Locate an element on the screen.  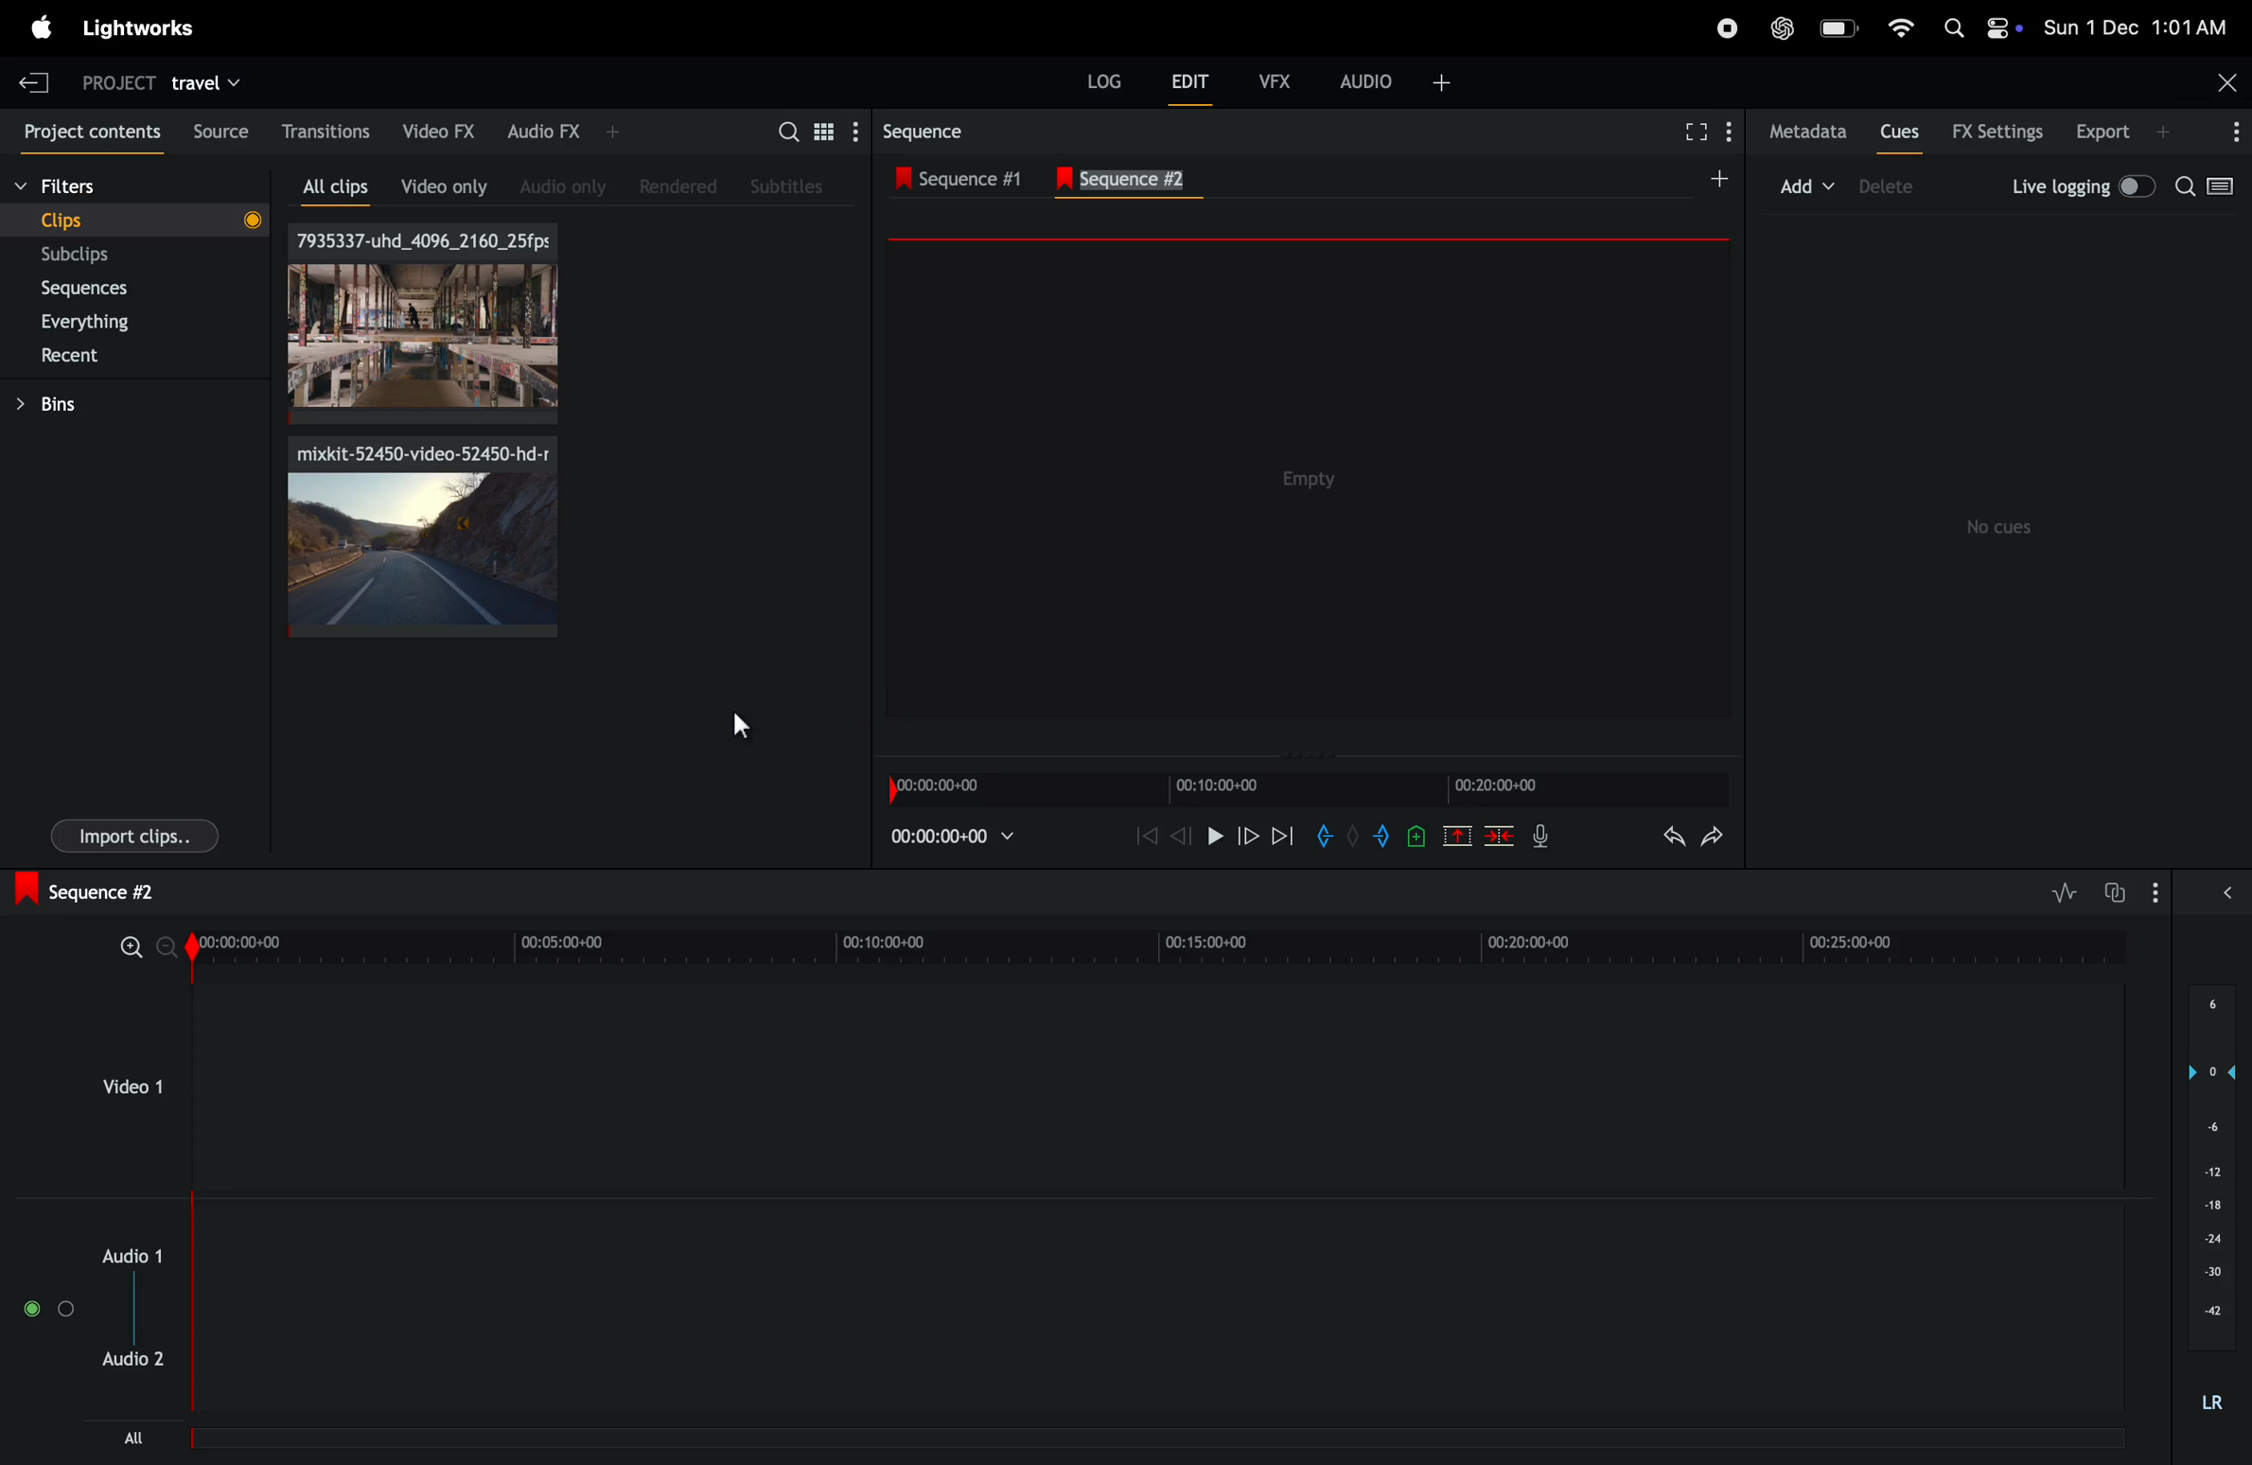
bins is located at coordinates (126, 404).